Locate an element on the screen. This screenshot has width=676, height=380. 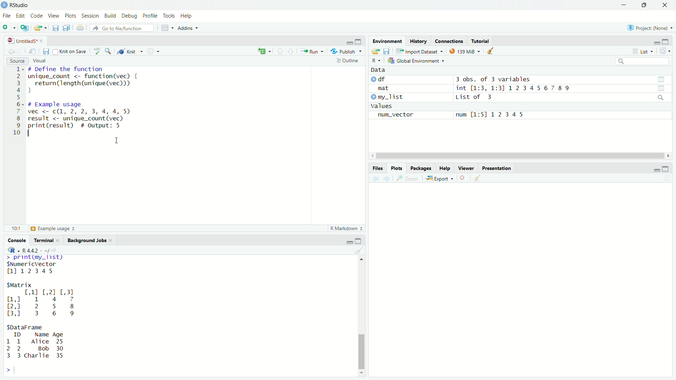
Example Usage is located at coordinates (52, 228).